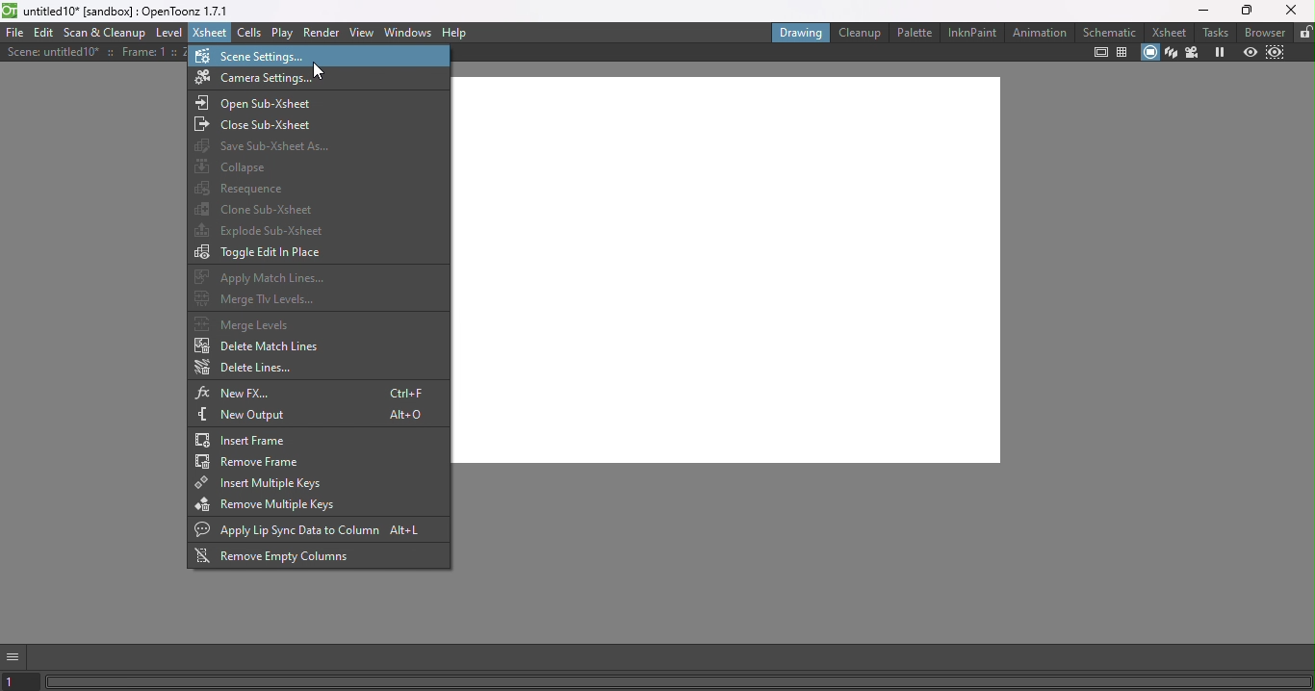 This screenshot has width=1315, height=691. I want to click on Horizontal scroll bar, so click(679, 681).